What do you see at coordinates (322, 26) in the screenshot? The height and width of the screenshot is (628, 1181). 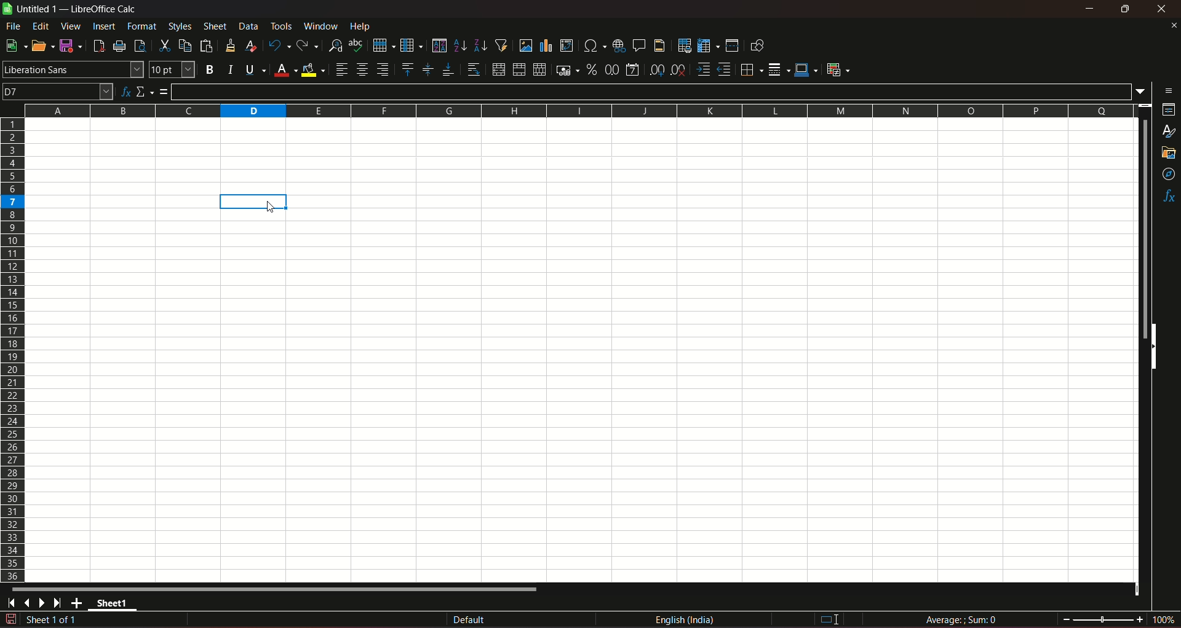 I see `window` at bounding box center [322, 26].